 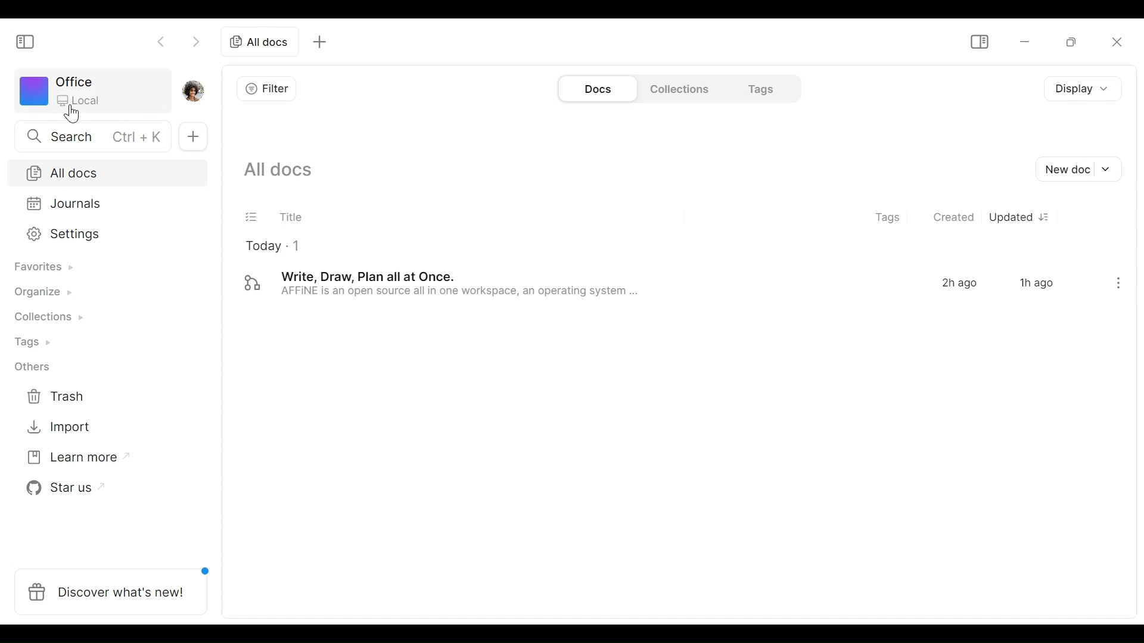 What do you see at coordinates (888, 217) in the screenshot?
I see `Tags` at bounding box center [888, 217].